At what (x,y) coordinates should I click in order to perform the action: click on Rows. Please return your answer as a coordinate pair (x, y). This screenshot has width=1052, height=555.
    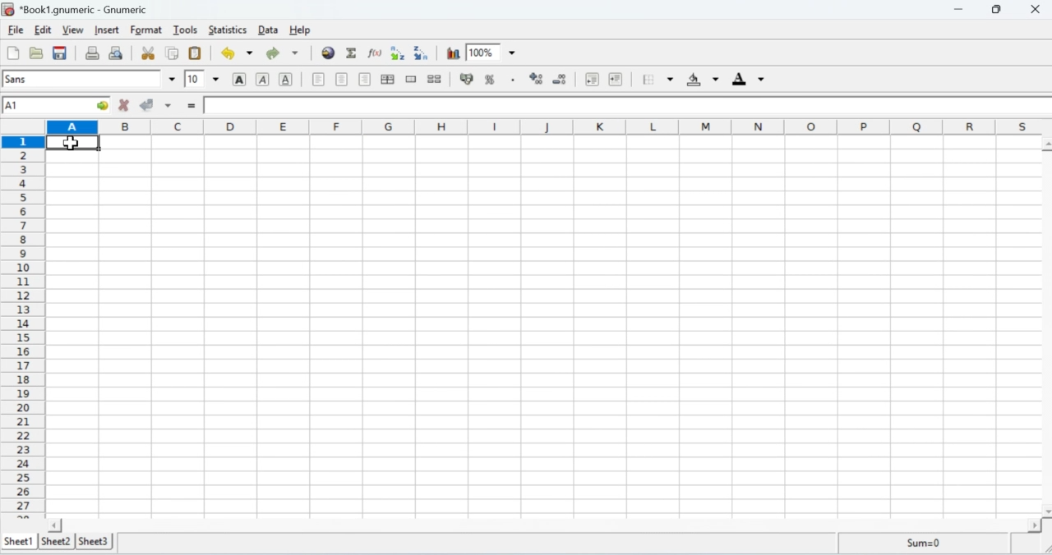
    Looking at the image, I should click on (23, 326).